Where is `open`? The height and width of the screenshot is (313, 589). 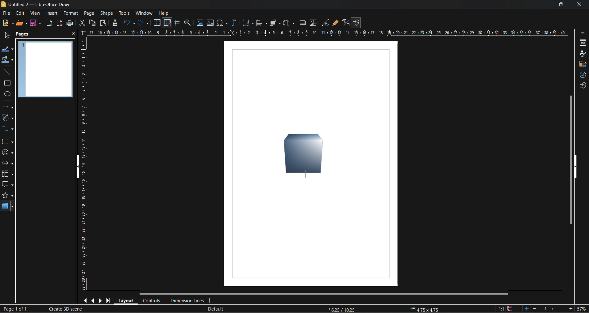
open is located at coordinates (21, 23).